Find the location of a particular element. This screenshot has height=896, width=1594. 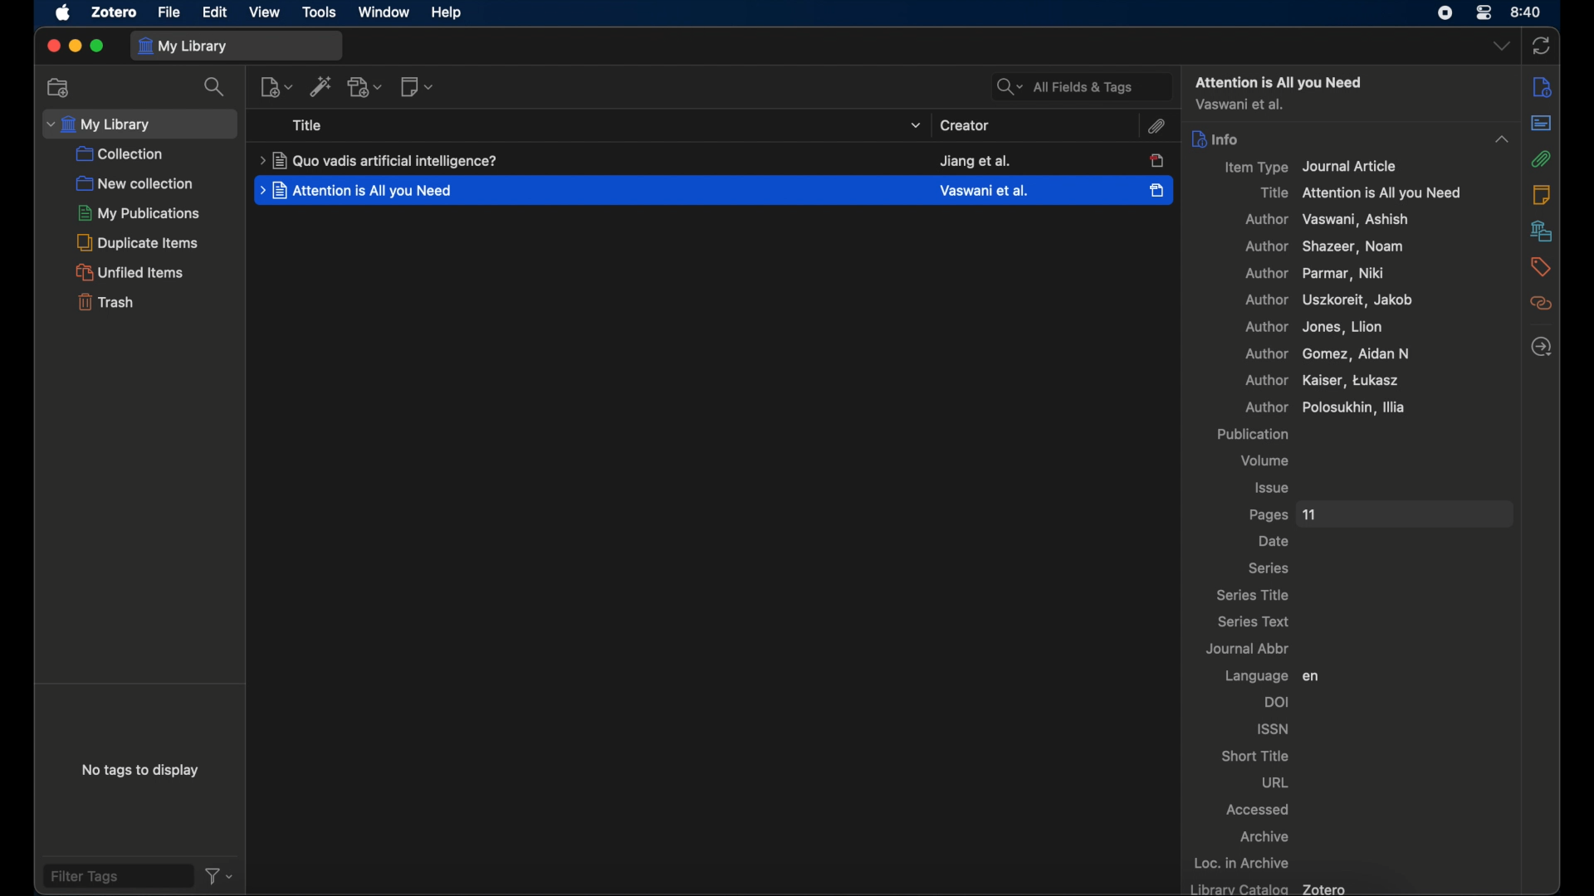

unified items is located at coordinates (130, 272).